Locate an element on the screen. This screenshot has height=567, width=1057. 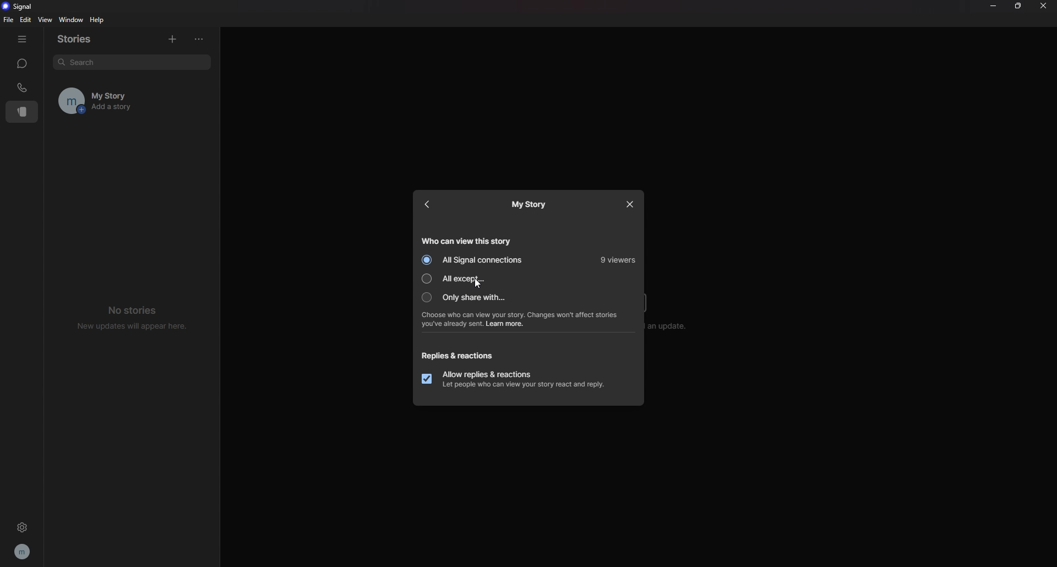
help is located at coordinates (98, 20).